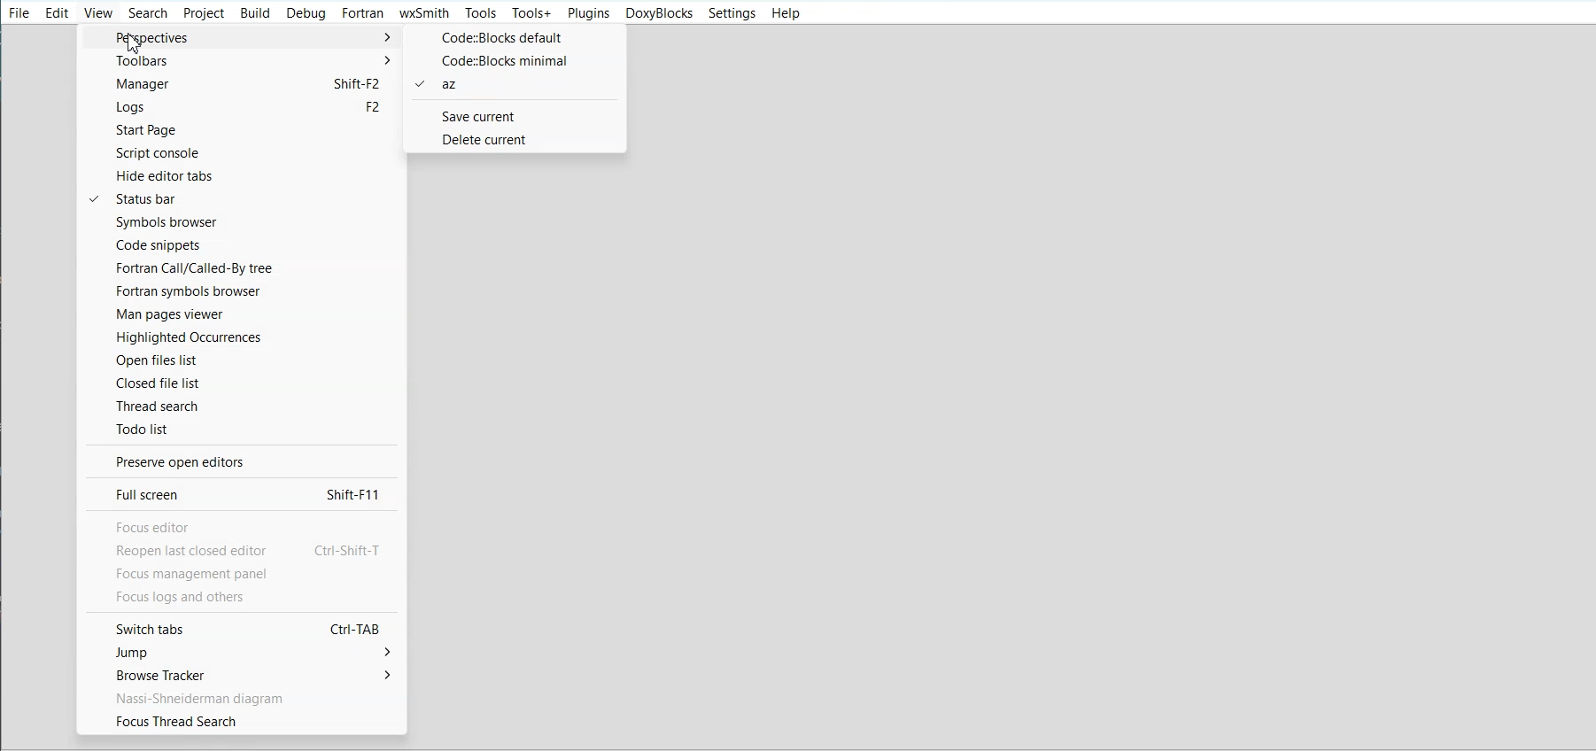 Image resolution: width=1596 pixels, height=751 pixels. Describe the element at coordinates (241, 429) in the screenshot. I see `Todo list` at that location.